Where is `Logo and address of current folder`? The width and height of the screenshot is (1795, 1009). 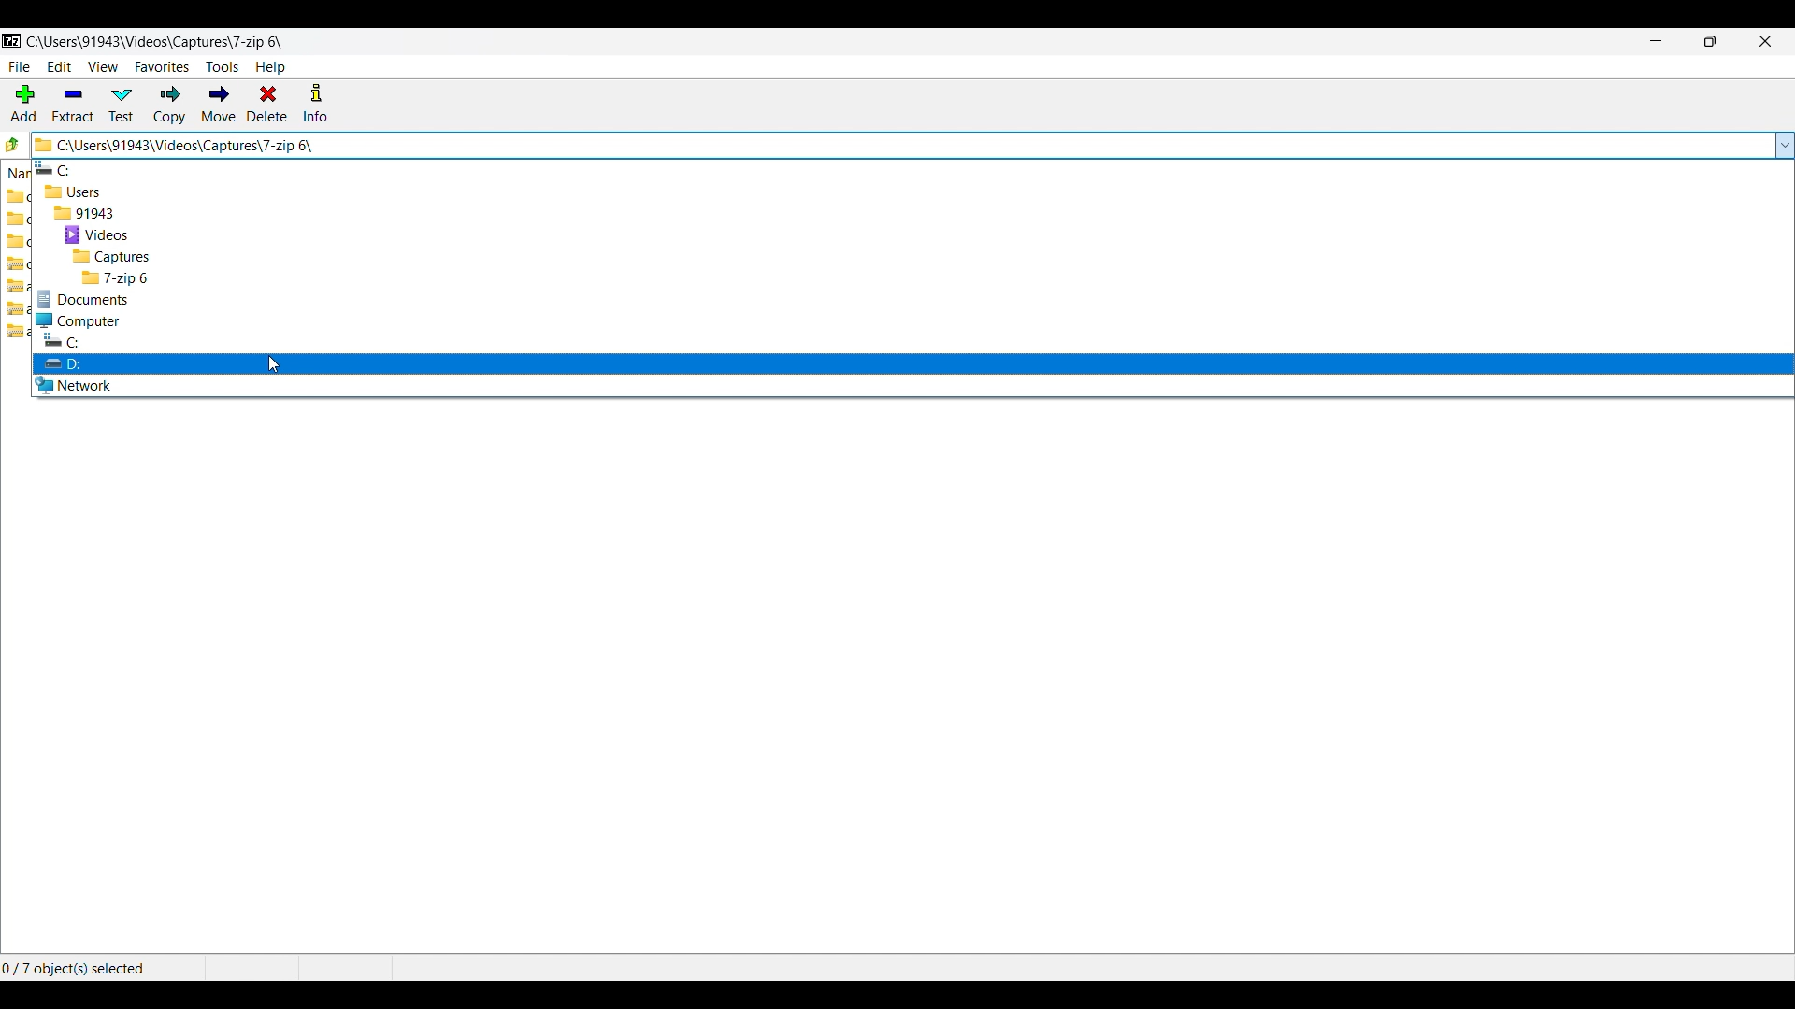 Logo and address of current folder is located at coordinates (901, 145).